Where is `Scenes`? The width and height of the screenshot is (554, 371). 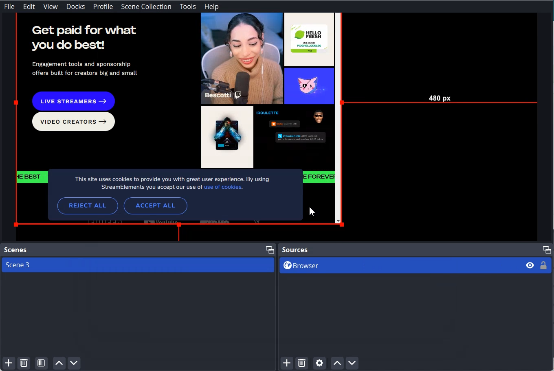
Scenes is located at coordinates (15, 250).